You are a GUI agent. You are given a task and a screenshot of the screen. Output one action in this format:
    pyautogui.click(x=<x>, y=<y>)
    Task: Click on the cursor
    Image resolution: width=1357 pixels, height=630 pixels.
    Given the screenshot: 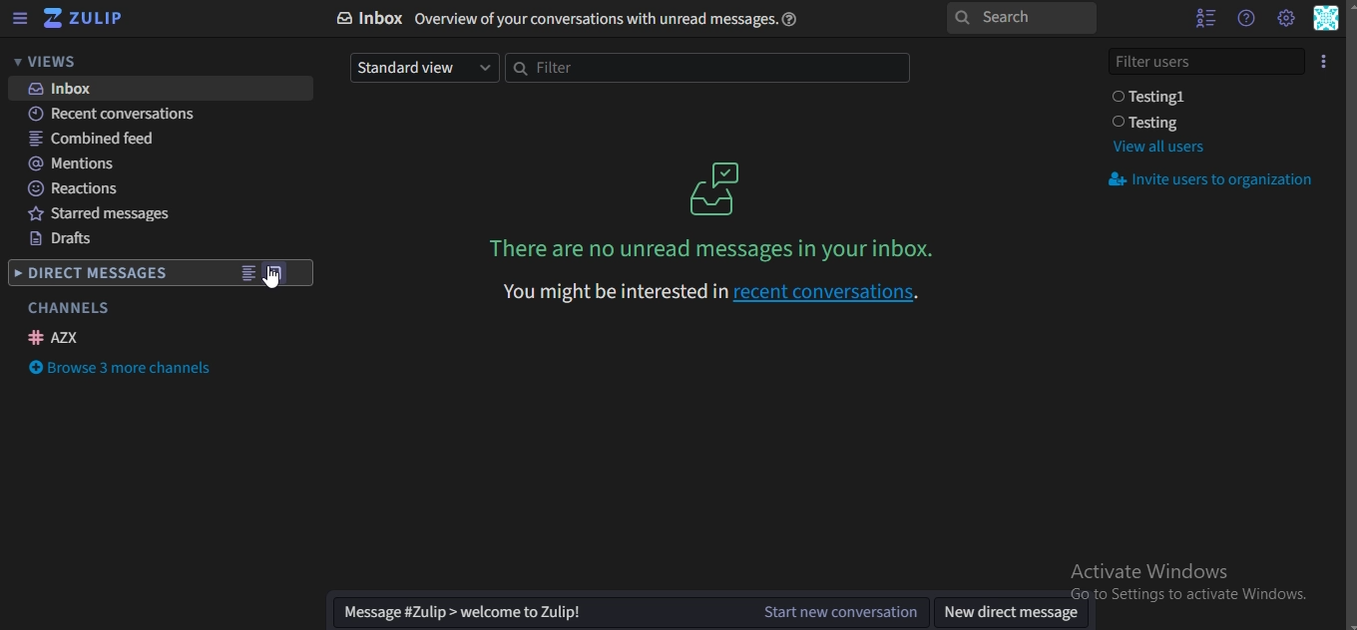 What is the action you would take?
    pyautogui.click(x=277, y=288)
    